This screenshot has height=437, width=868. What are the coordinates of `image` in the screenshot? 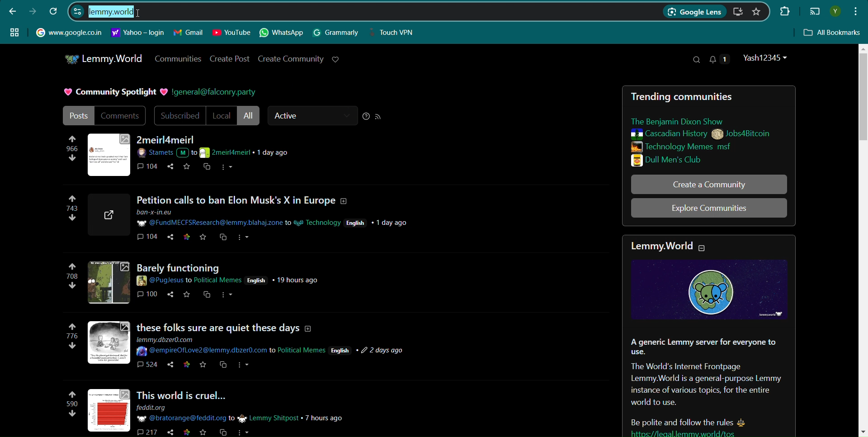 It's located at (110, 412).